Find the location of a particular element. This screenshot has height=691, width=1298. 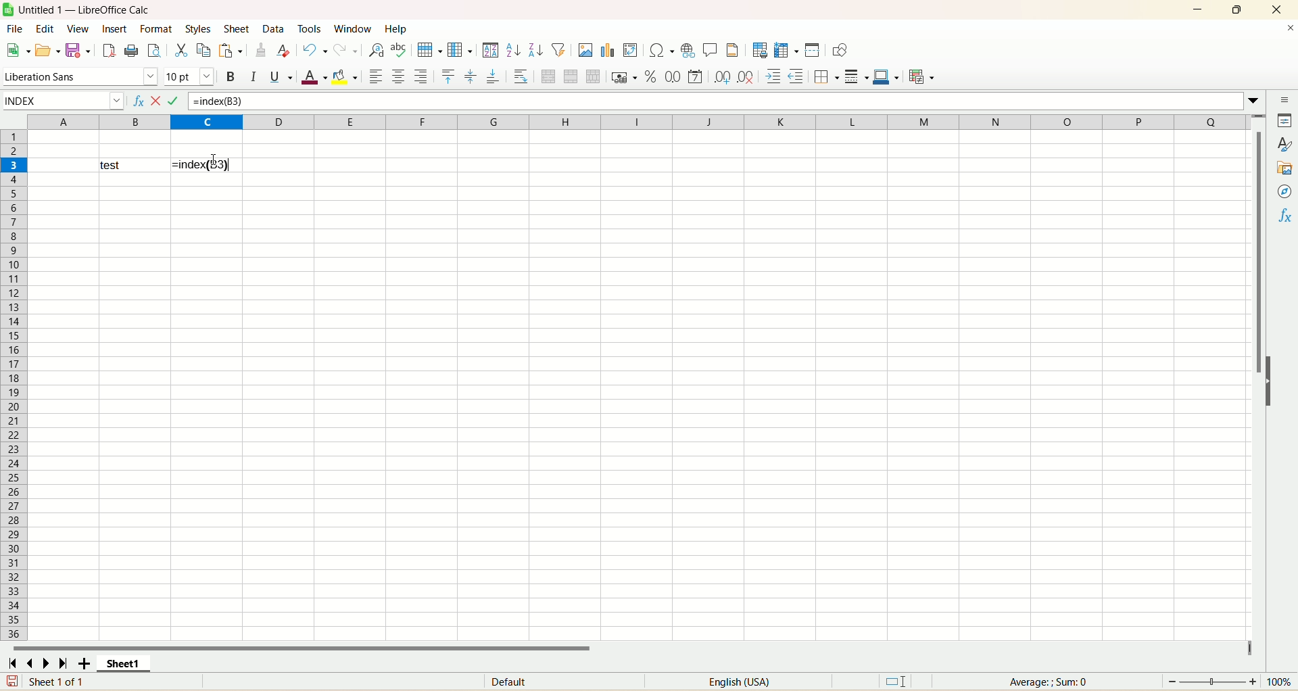

cut is located at coordinates (181, 50).